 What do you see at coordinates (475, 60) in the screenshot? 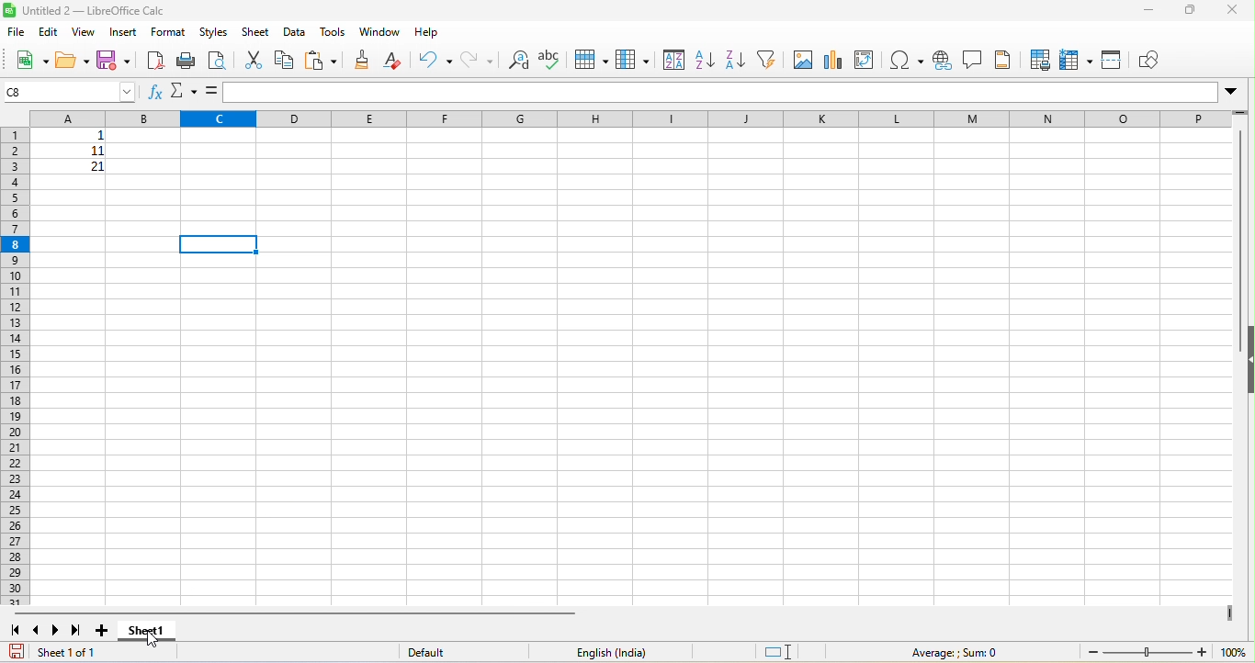
I see `redo` at bounding box center [475, 60].